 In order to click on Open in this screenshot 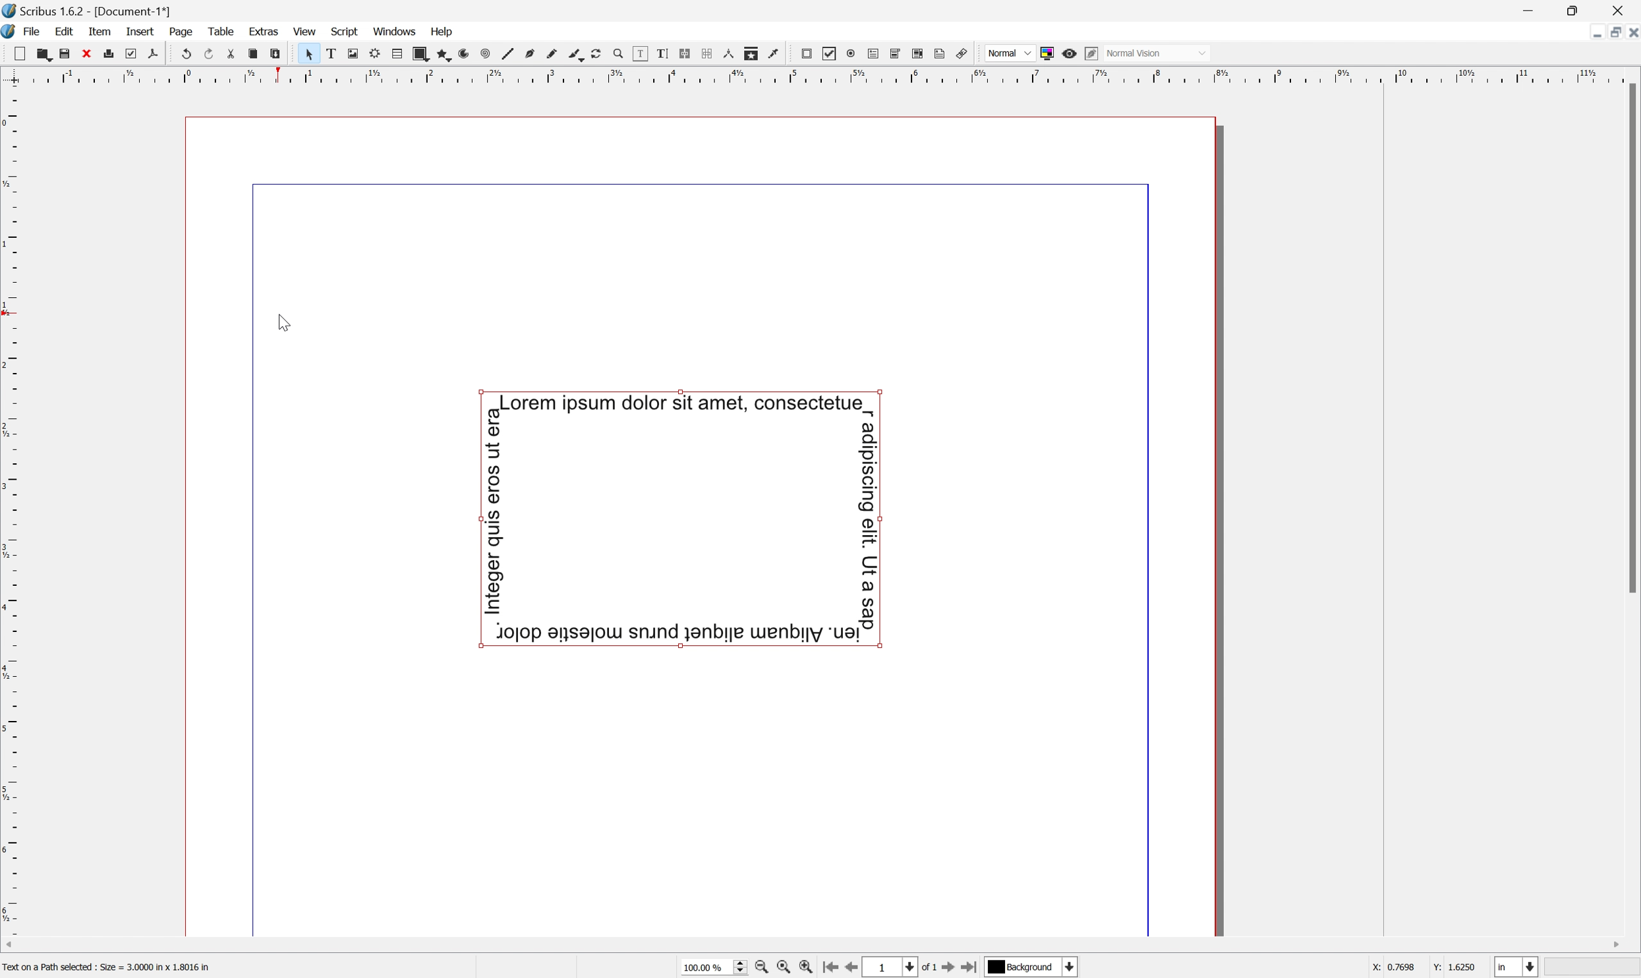, I will do `click(38, 55)`.